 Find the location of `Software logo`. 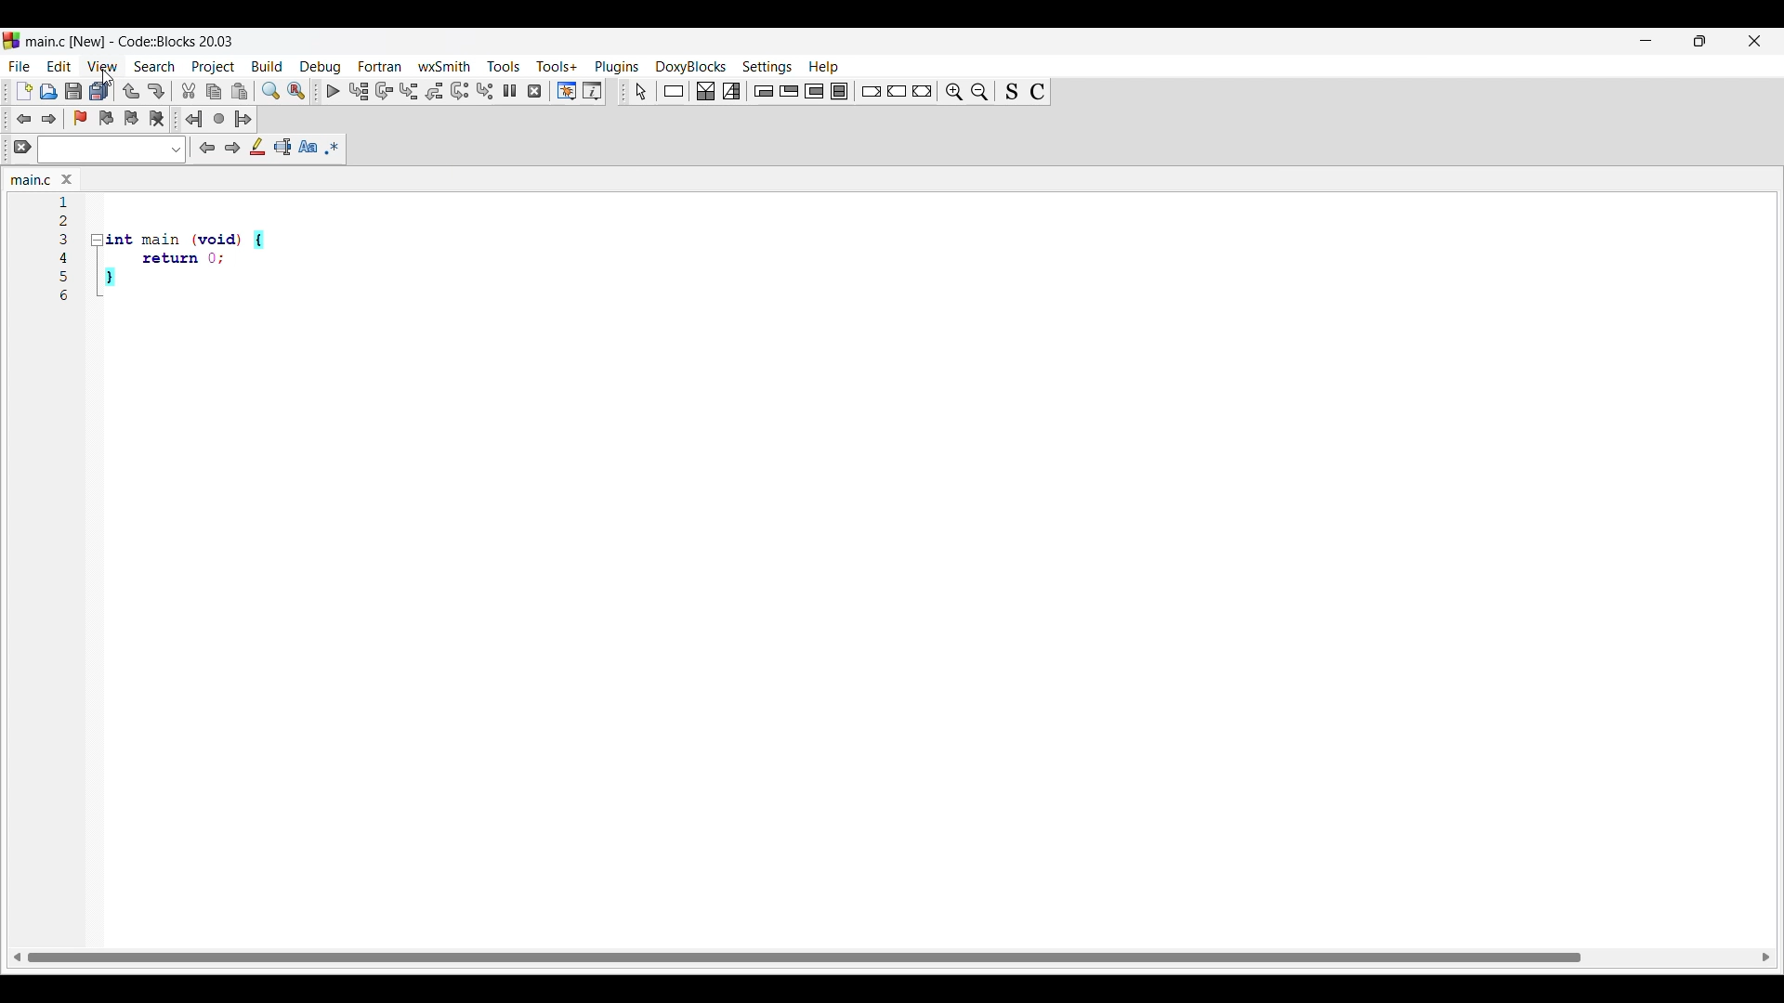

Software logo is located at coordinates (11, 41).